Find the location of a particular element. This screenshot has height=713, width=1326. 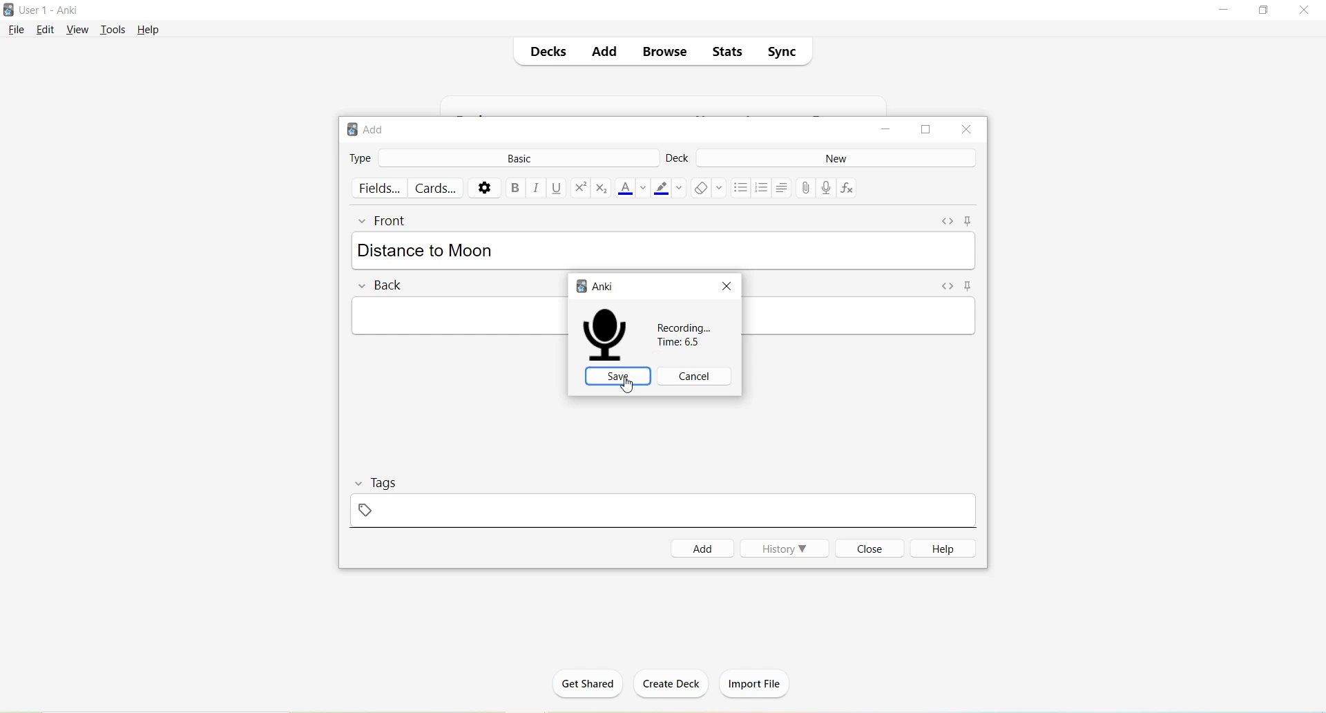

Decks is located at coordinates (546, 50).